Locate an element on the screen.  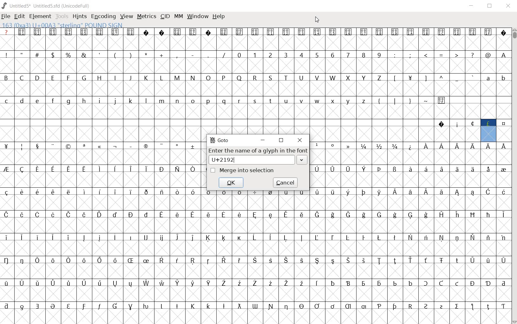
Merge into selection is located at coordinates (241, 170).